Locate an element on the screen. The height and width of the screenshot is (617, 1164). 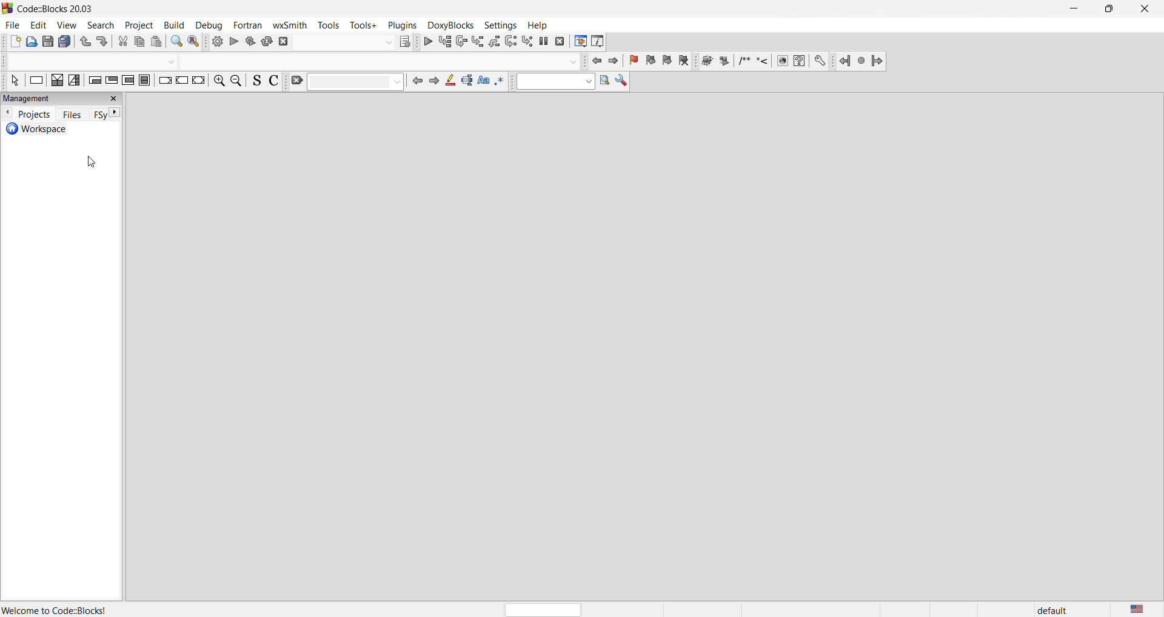
debugging window is located at coordinates (580, 40).